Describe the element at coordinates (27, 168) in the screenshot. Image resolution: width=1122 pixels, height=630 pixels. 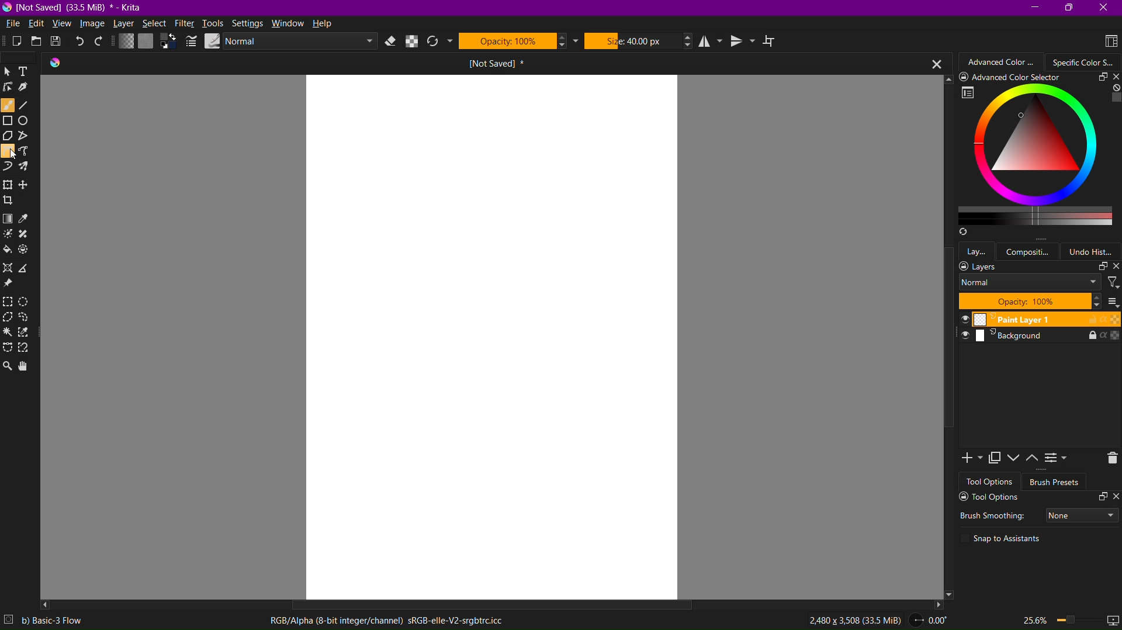
I see `Multibrush Tool` at that location.